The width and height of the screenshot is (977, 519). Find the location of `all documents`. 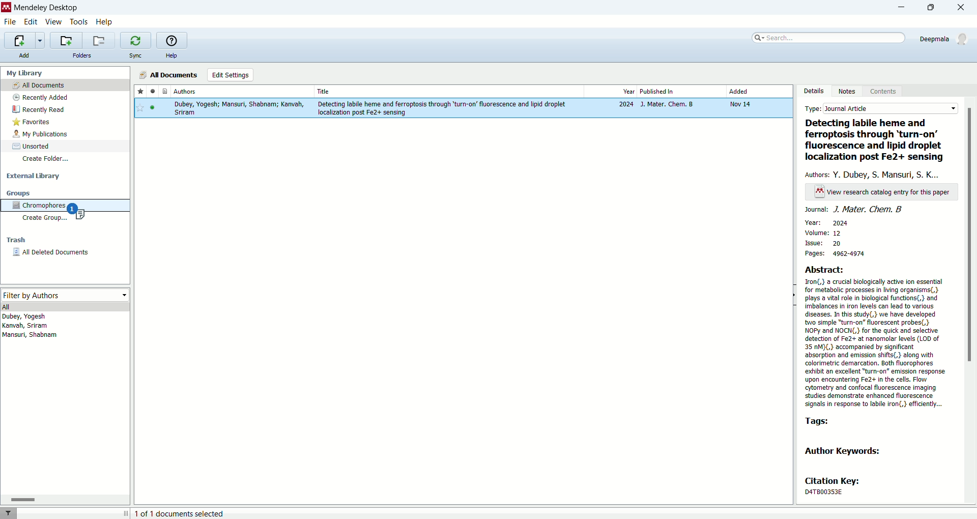

all documents is located at coordinates (168, 75).